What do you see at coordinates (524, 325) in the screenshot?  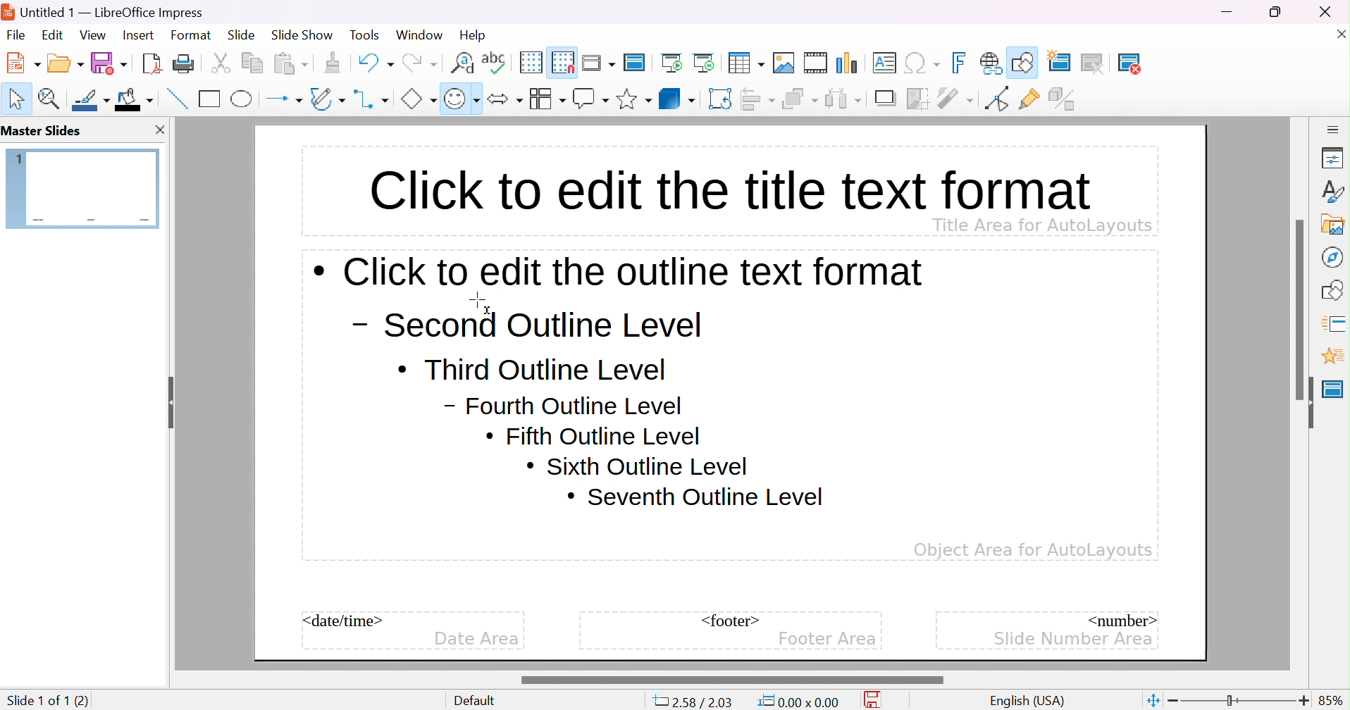 I see `second outline level` at bounding box center [524, 325].